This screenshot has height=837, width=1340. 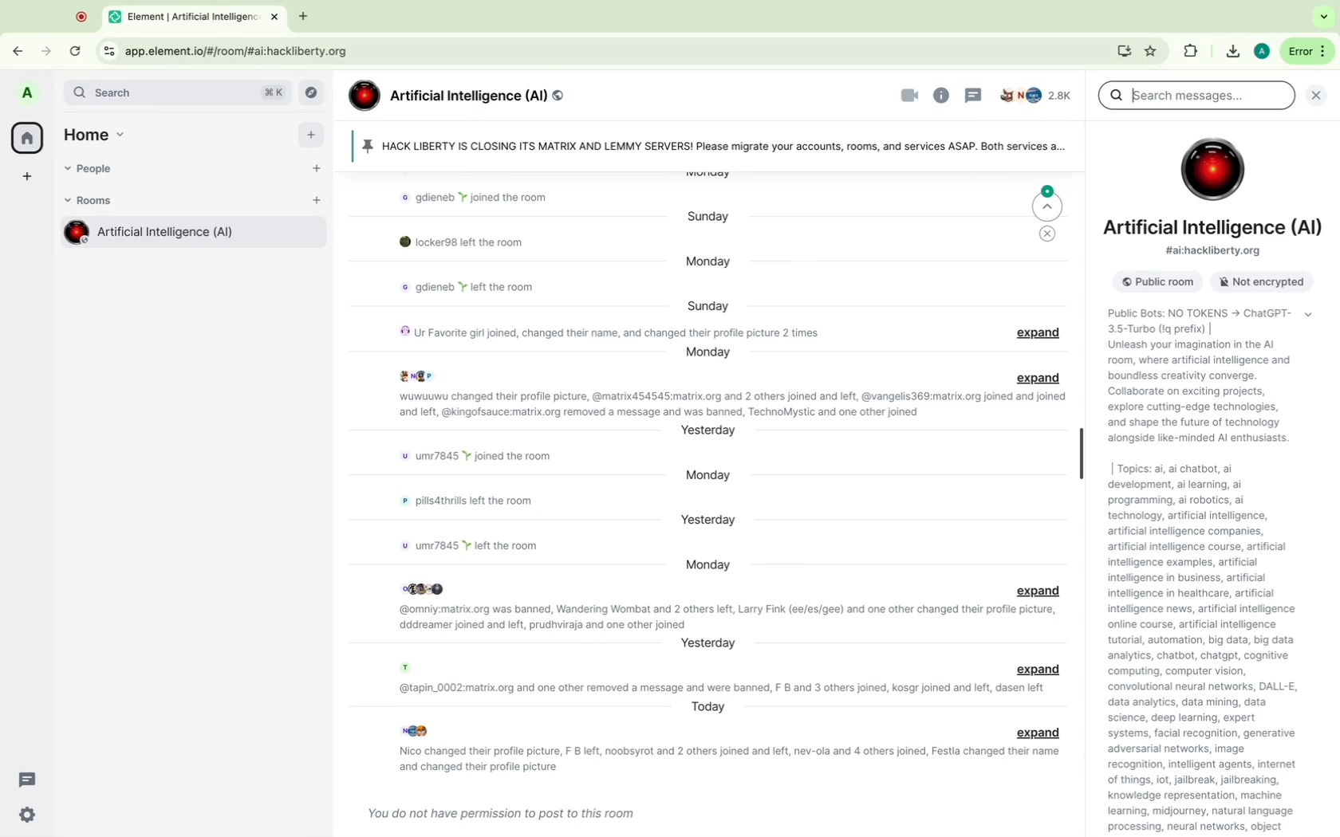 I want to click on more, so click(x=1306, y=51).